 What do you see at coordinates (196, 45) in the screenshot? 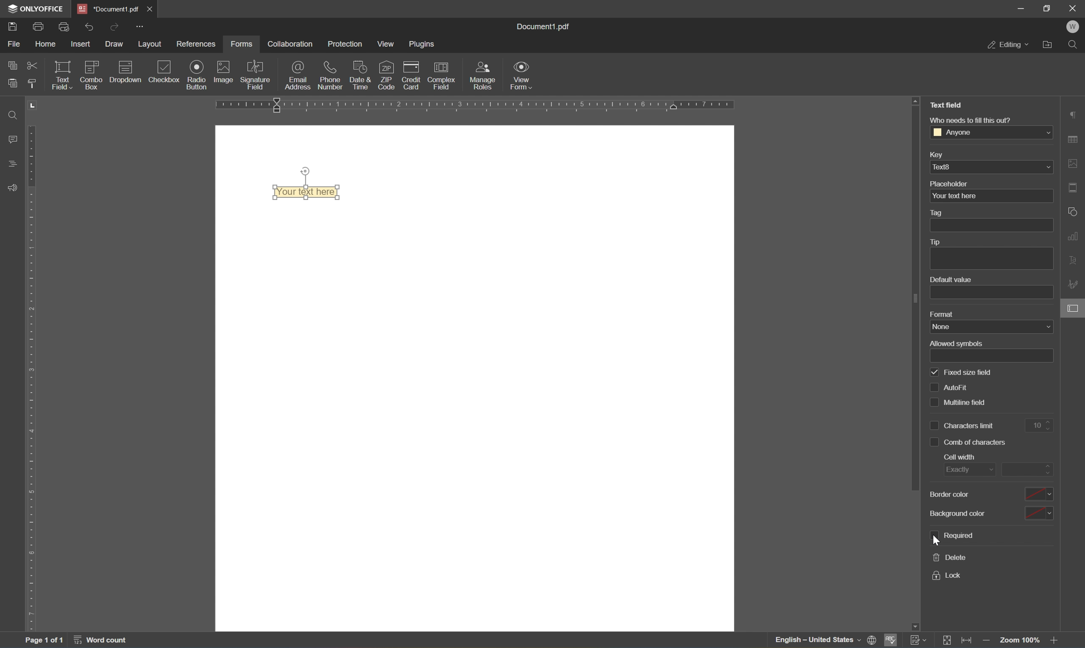
I see `references` at bounding box center [196, 45].